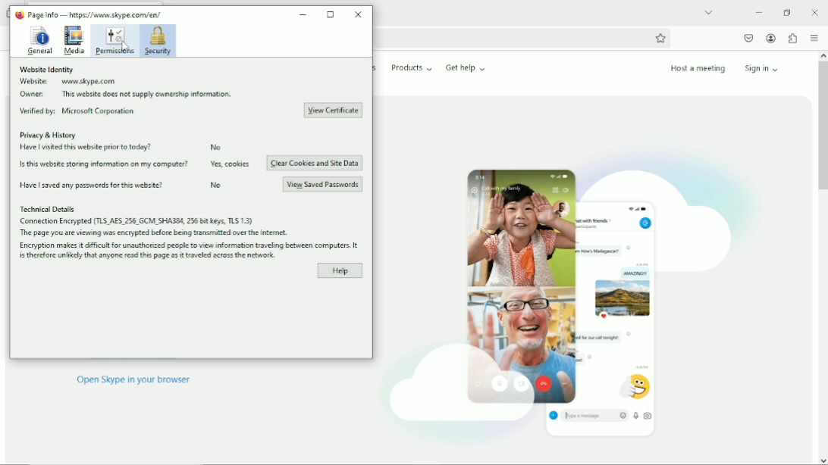 The height and width of the screenshot is (465, 828). I want to click on open application menu, so click(814, 39).